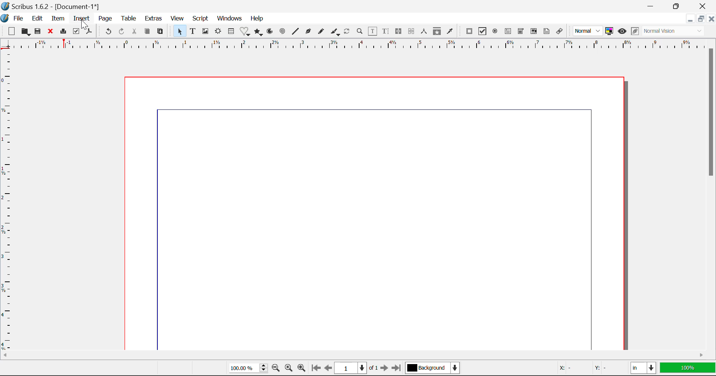 This screenshot has width=716, height=376. I want to click on Undo, so click(107, 32).